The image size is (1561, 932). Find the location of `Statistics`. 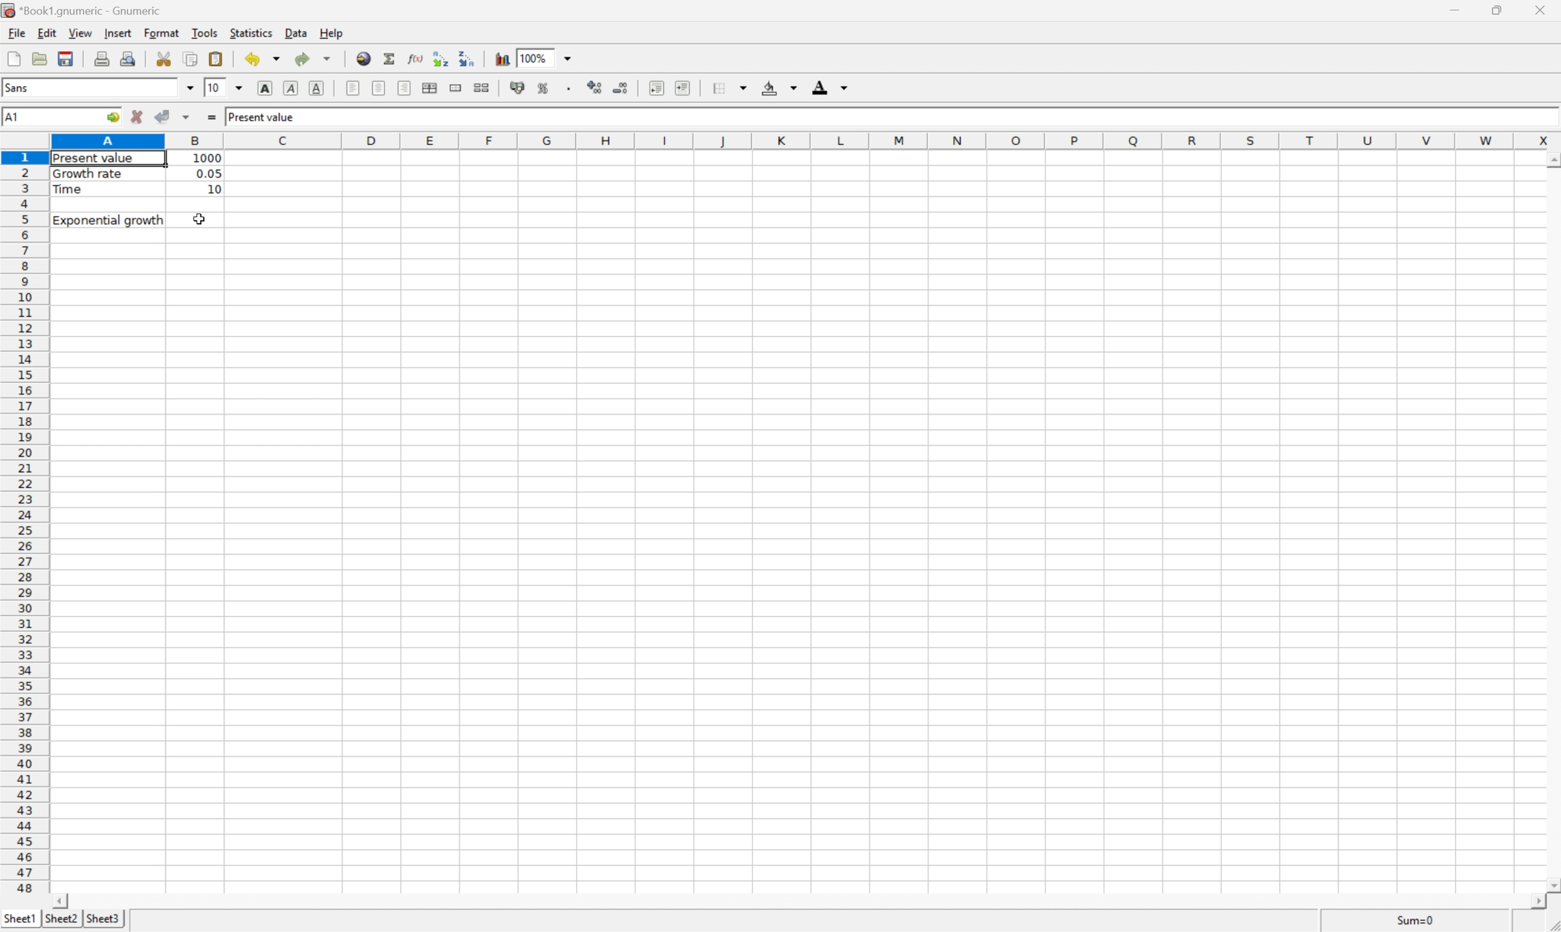

Statistics is located at coordinates (250, 33).